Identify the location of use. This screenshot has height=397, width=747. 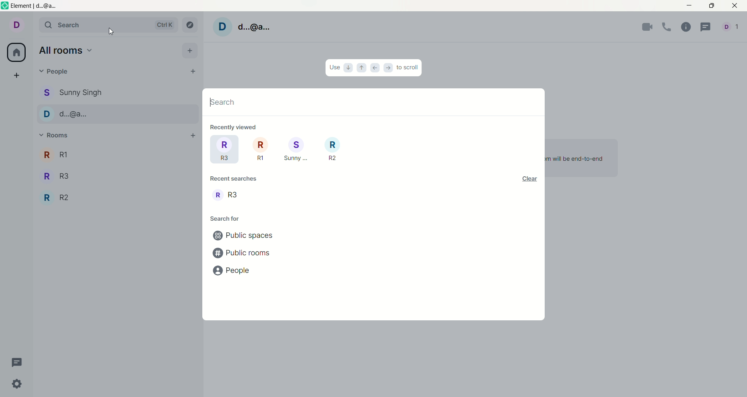
(335, 68).